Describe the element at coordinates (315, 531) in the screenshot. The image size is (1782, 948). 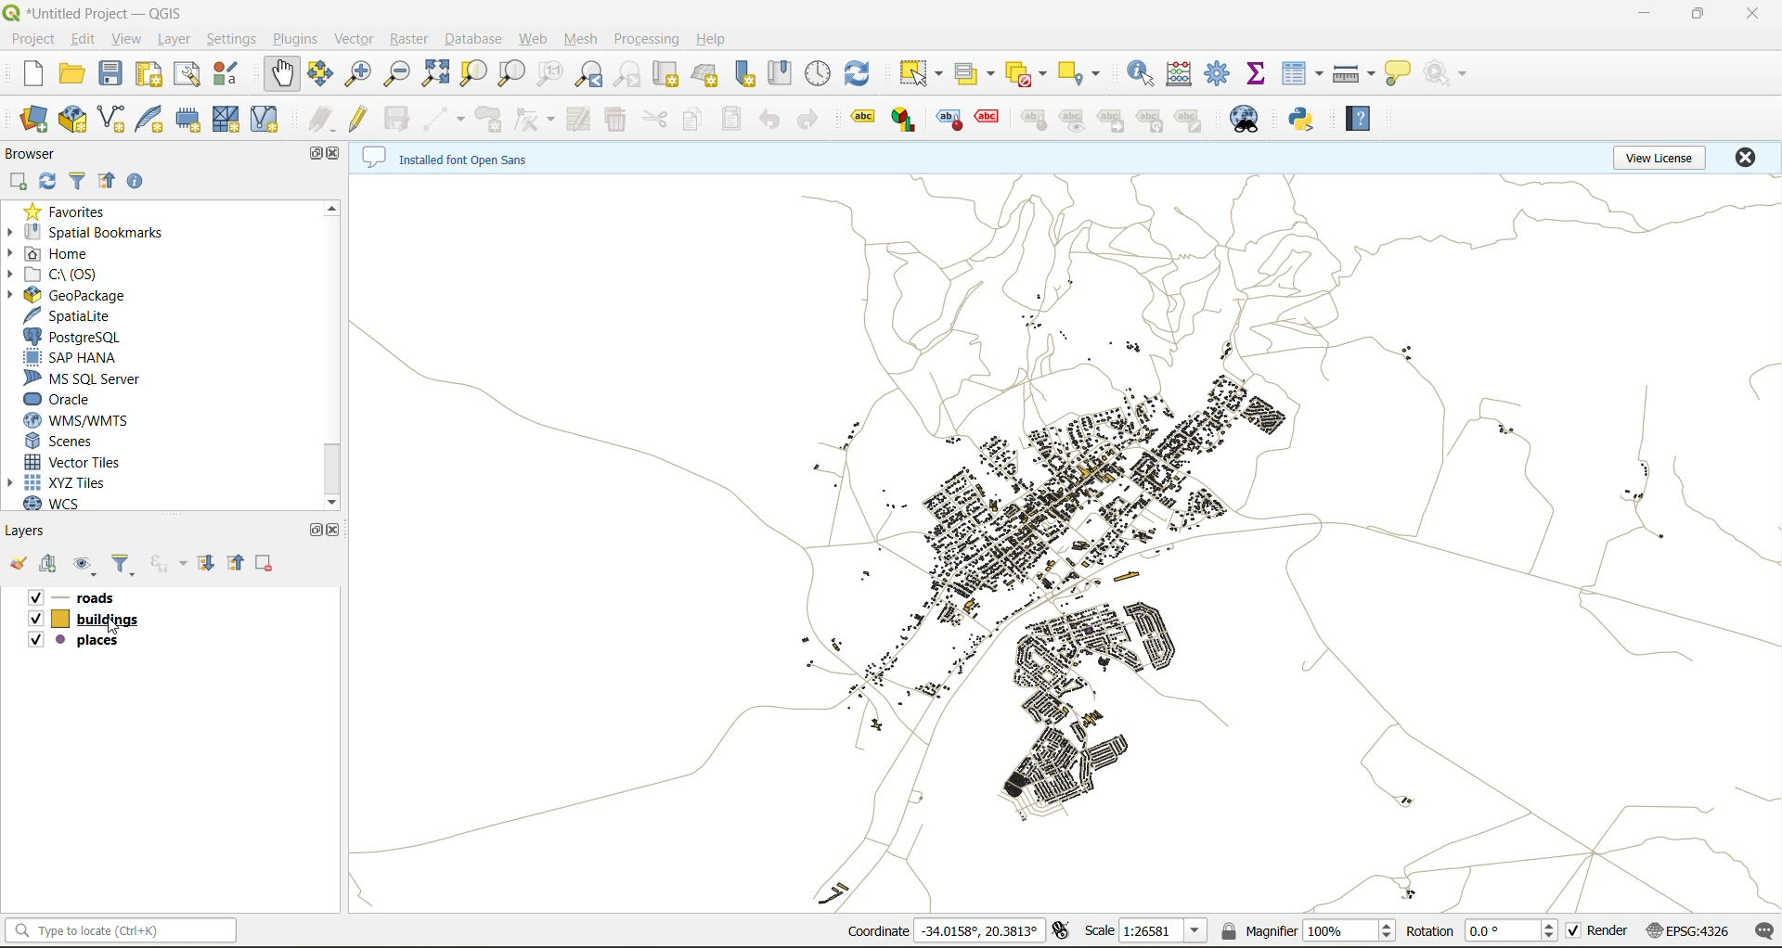
I see `maximize` at that location.